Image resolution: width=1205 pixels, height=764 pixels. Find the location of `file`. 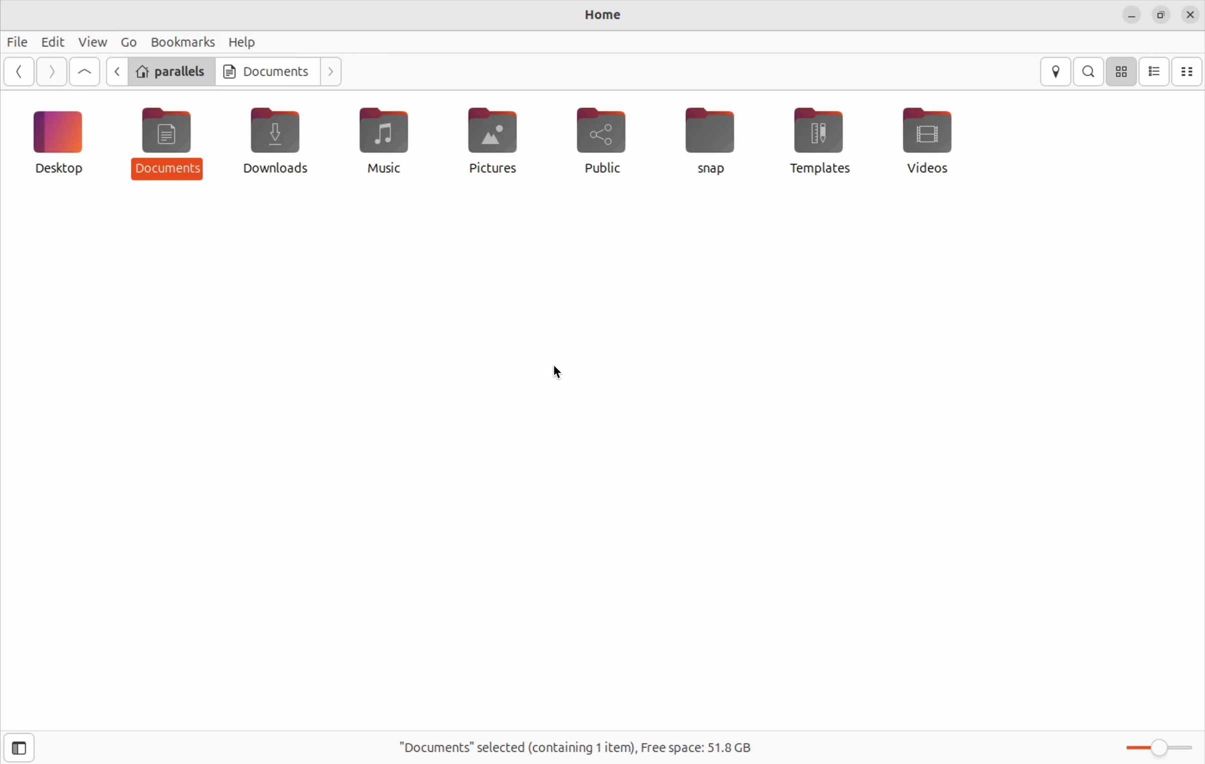

file is located at coordinates (17, 42).